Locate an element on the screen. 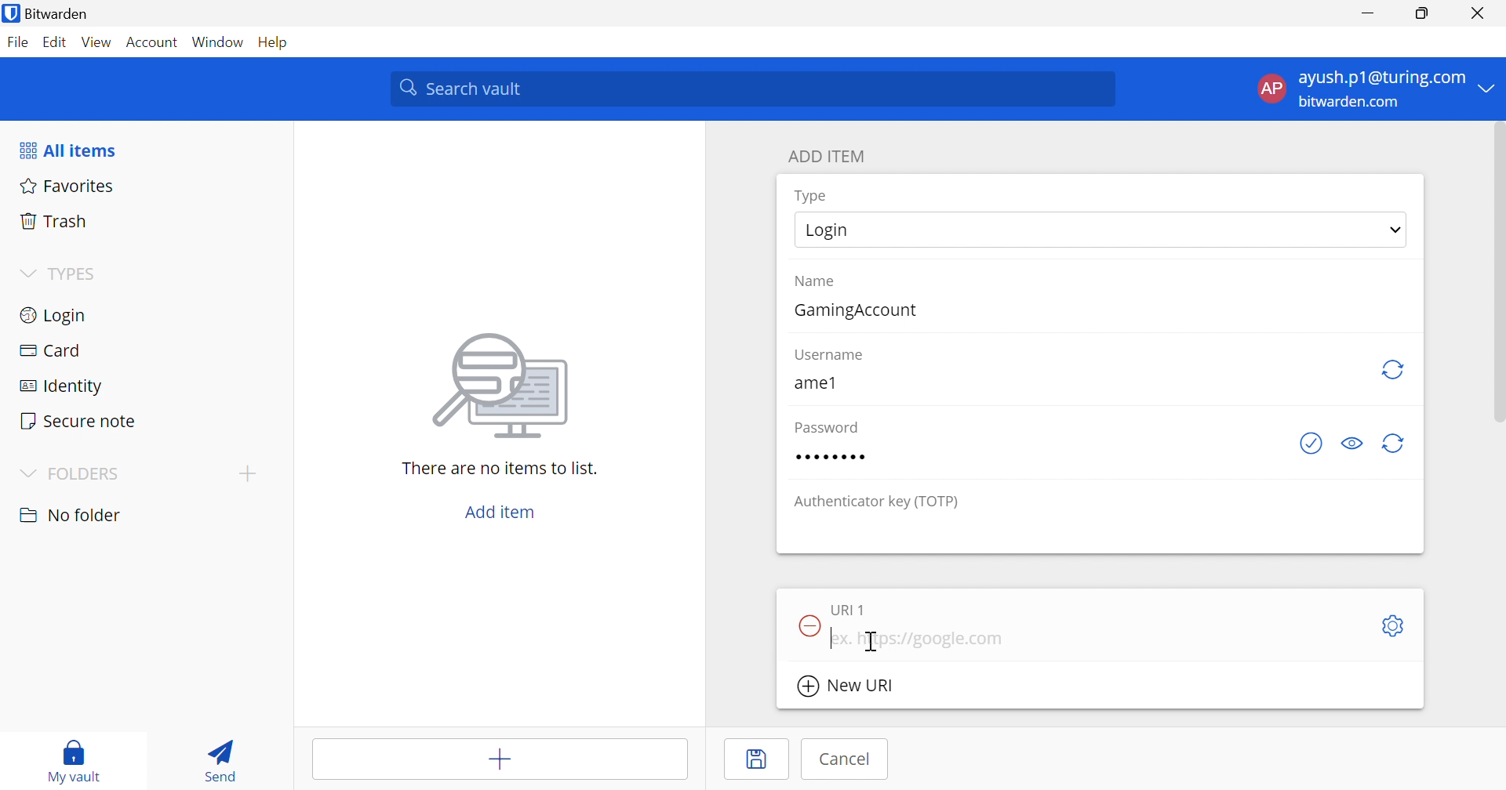 This screenshot has width=1506, height=790. Identity is located at coordinates (63, 388).